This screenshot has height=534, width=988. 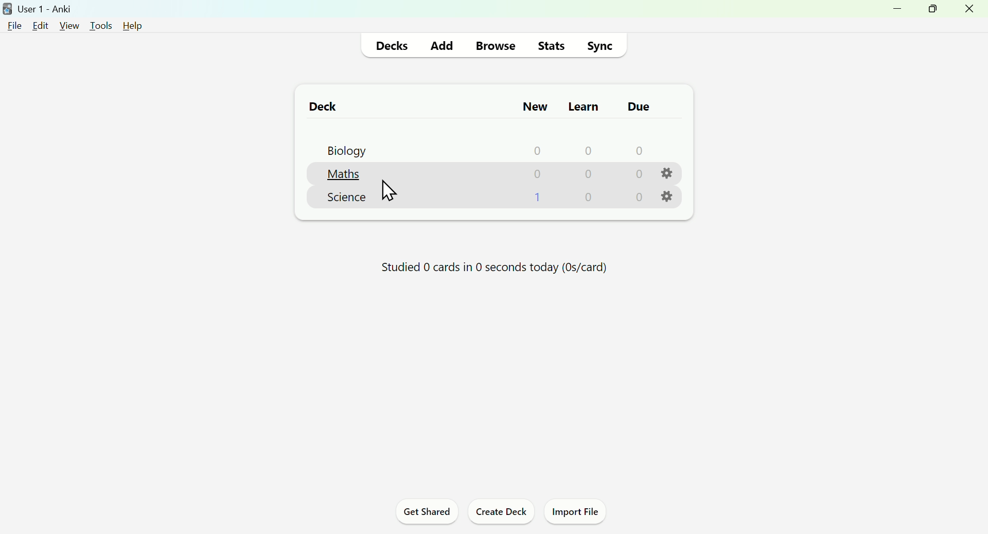 What do you see at coordinates (552, 45) in the screenshot?
I see `Stats` at bounding box center [552, 45].